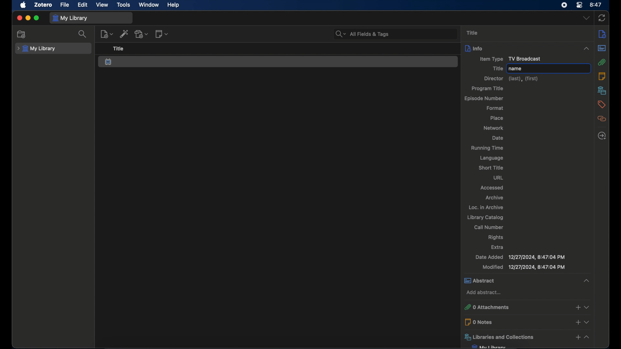 The height and width of the screenshot is (349, 621). What do you see at coordinates (472, 33) in the screenshot?
I see `title` at bounding box center [472, 33].